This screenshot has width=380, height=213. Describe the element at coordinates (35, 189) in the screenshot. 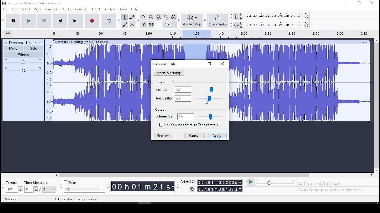

I see `drop down` at that location.